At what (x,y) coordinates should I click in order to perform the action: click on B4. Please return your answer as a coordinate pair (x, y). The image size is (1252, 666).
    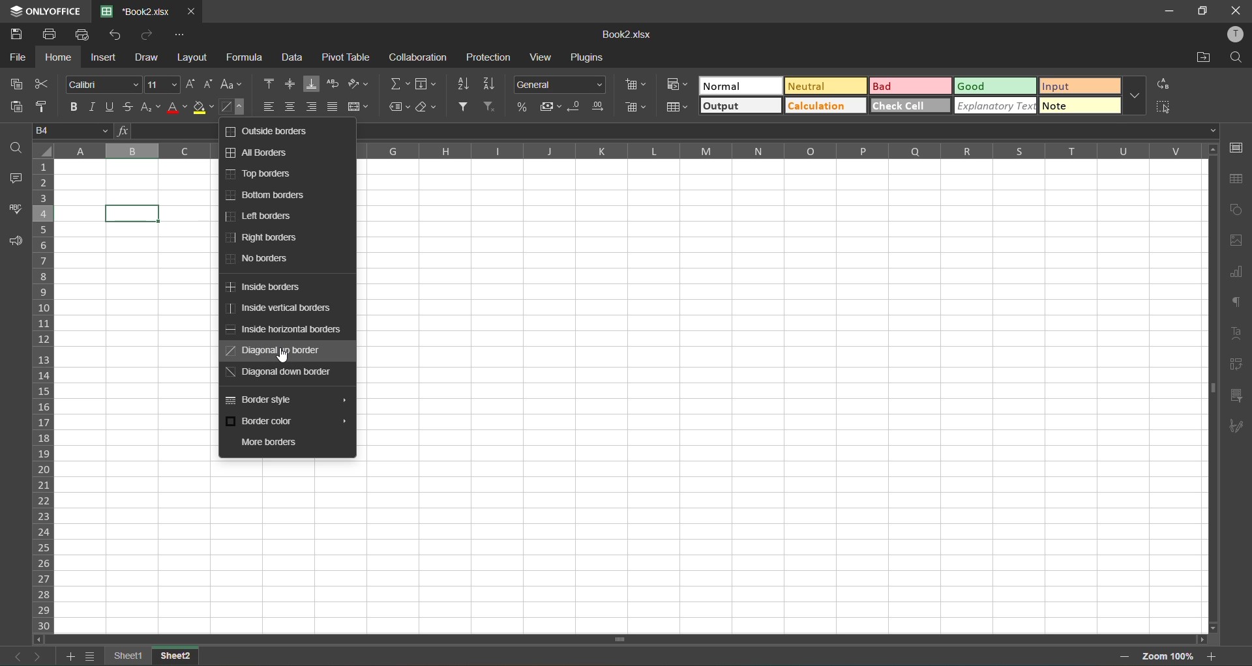
    Looking at the image, I should click on (74, 130).